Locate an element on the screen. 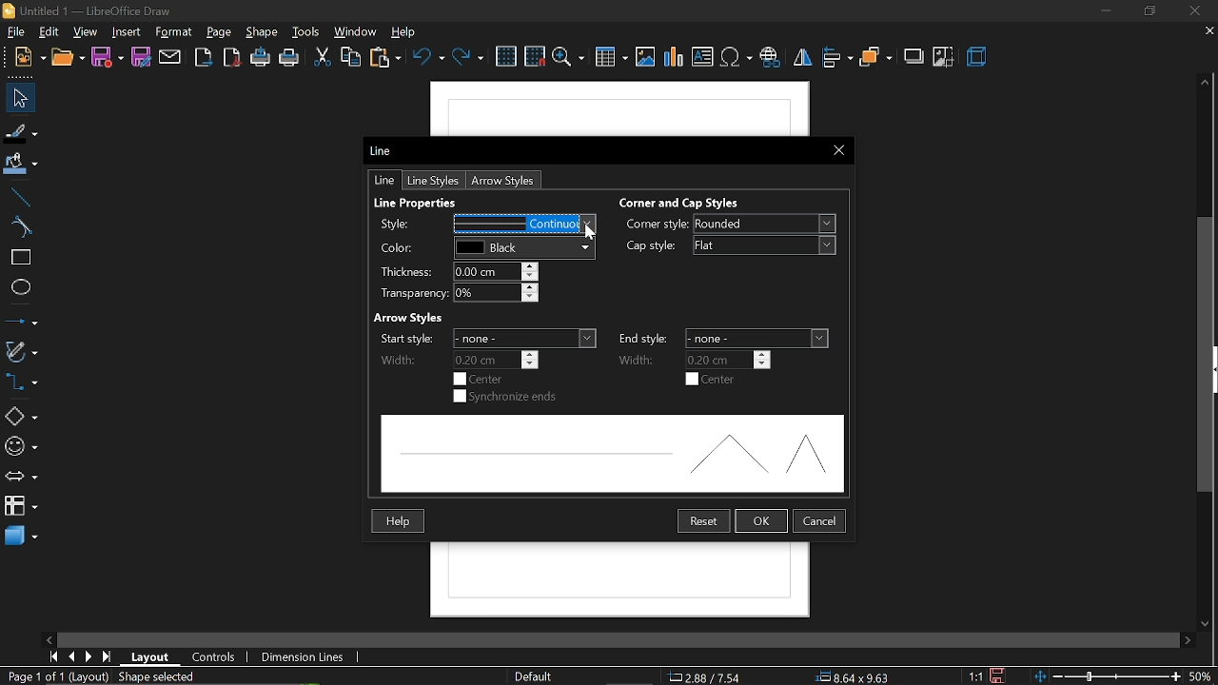 The image size is (1218, 685). insert chart is located at coordinates (672, 57).